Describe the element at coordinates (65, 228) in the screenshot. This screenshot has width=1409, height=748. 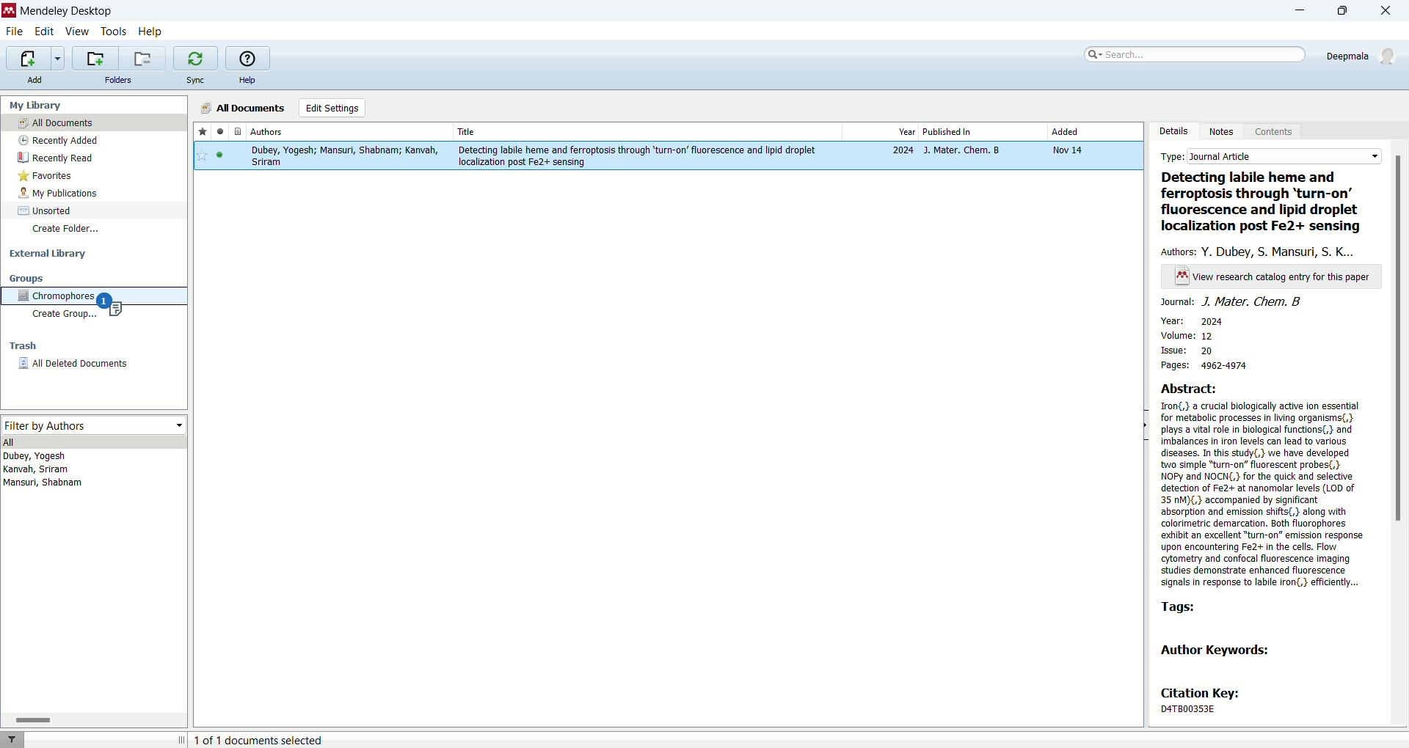
I see `create folder` at that location.